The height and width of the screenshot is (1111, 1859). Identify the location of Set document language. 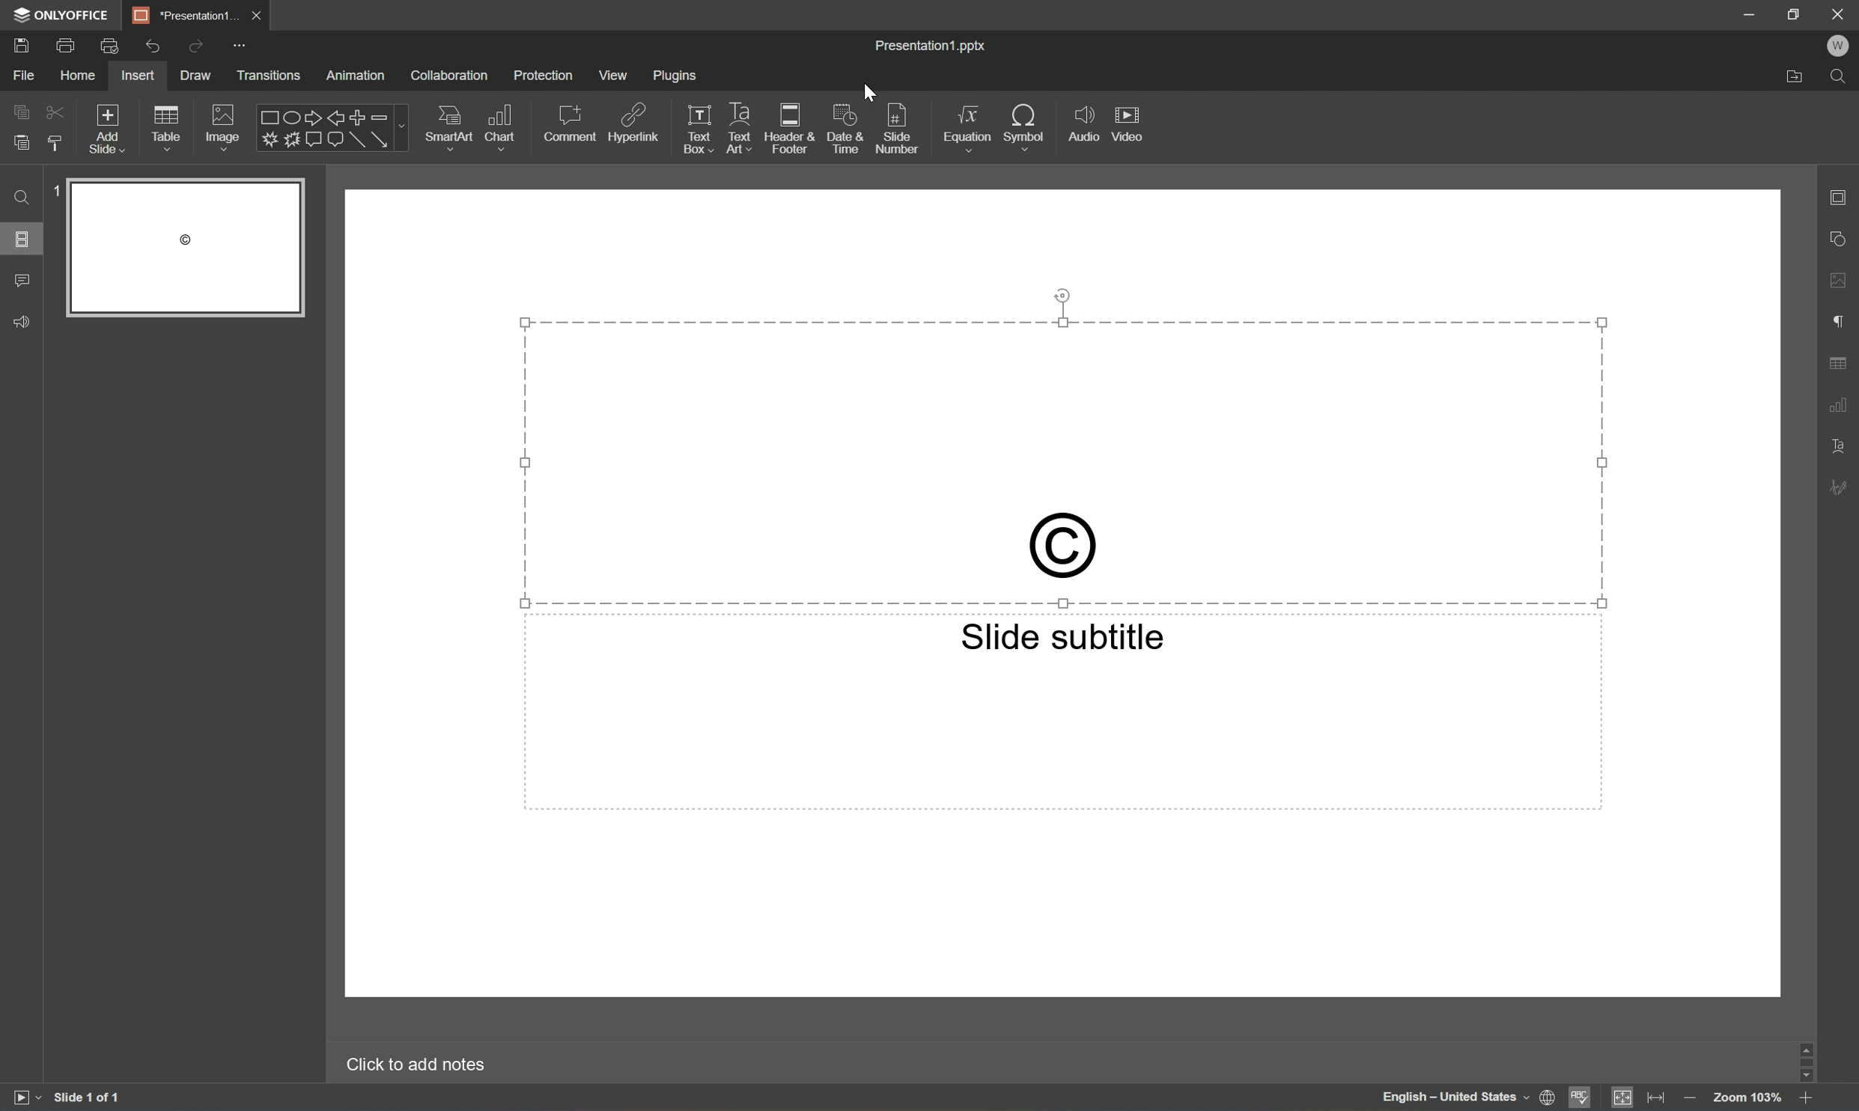
(1548, 1098).